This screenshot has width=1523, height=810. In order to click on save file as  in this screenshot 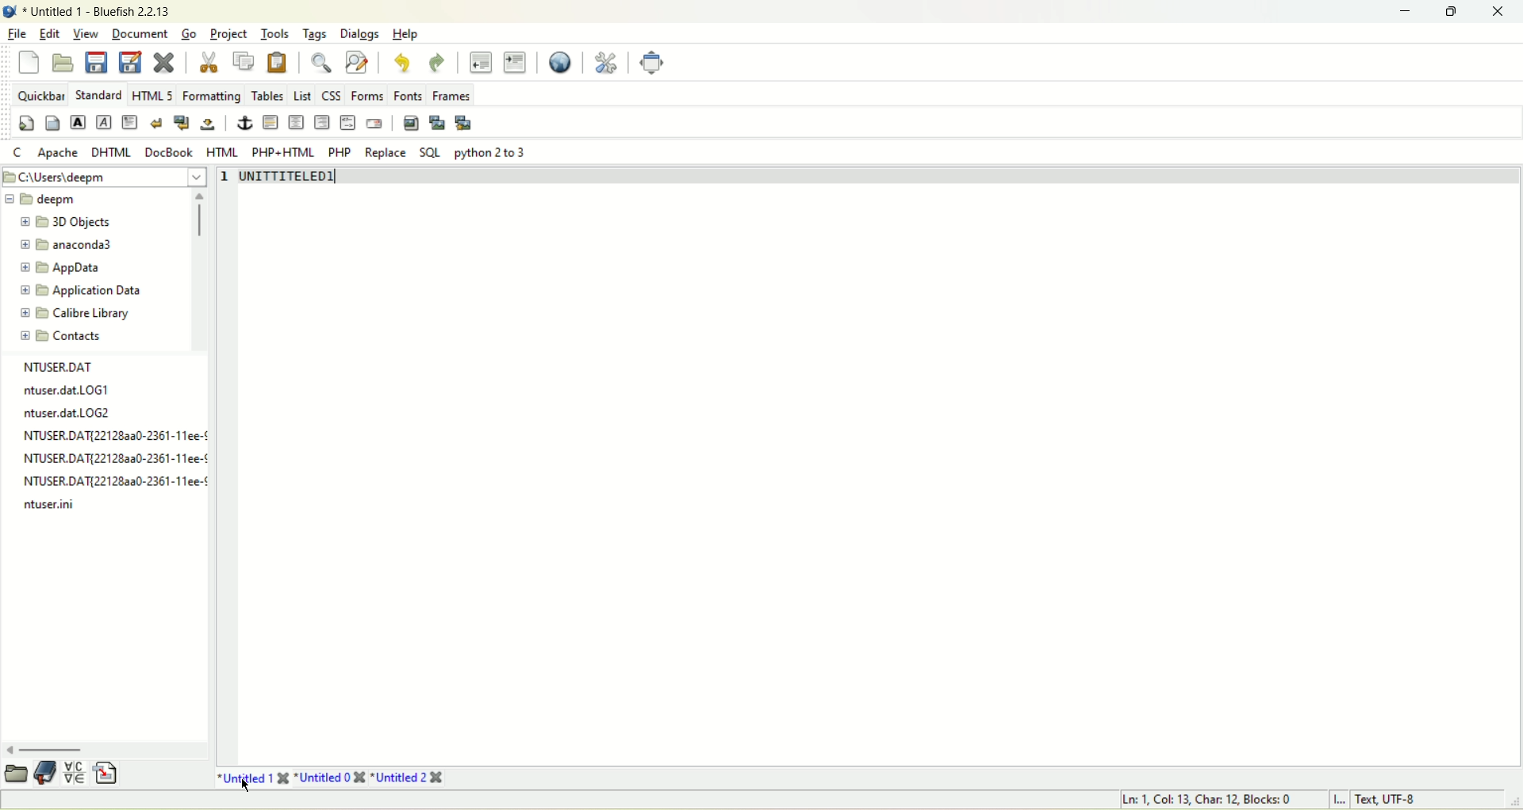, I will do `click(129, 63)`.